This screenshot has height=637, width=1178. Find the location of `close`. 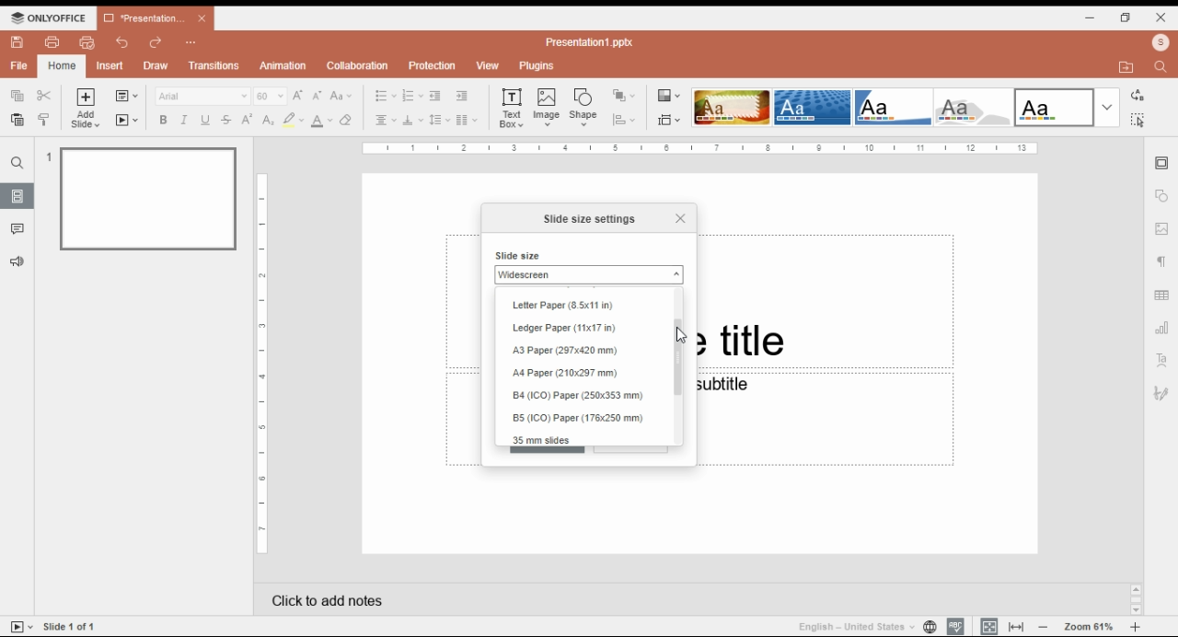

close is located at coordinates (1161, 17).